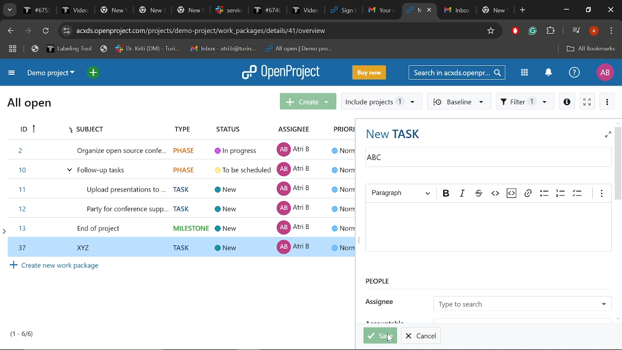  Describe the element at coordinates (607, 101) in the screenshot. I see `More actions` at that location.